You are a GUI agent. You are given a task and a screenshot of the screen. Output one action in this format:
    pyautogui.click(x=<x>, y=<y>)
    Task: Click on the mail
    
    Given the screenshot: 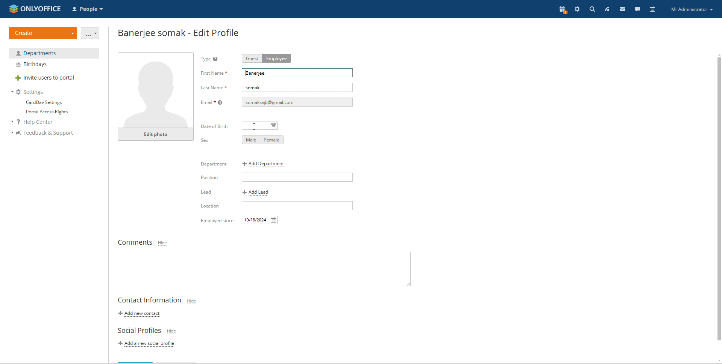 What is the action you would take?
    pyautogui.click(x=622, y=9)
    